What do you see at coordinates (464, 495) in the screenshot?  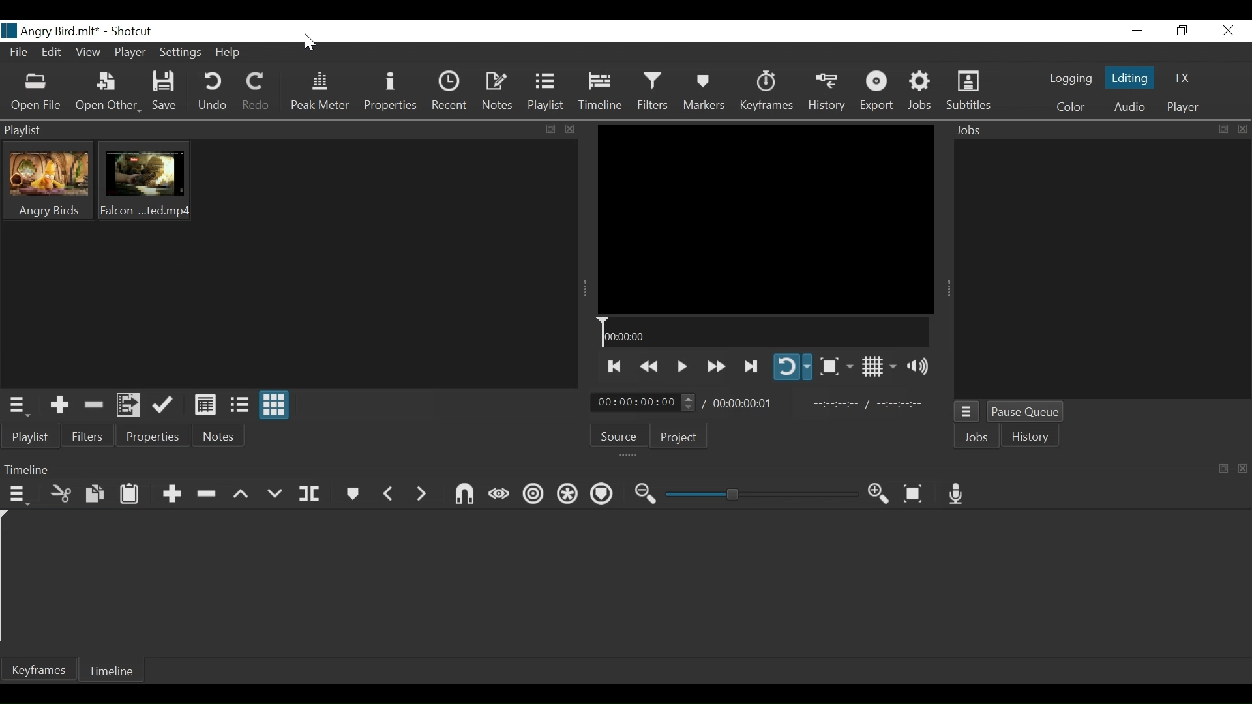 I see `Snap` at bounding box center [464, 495].